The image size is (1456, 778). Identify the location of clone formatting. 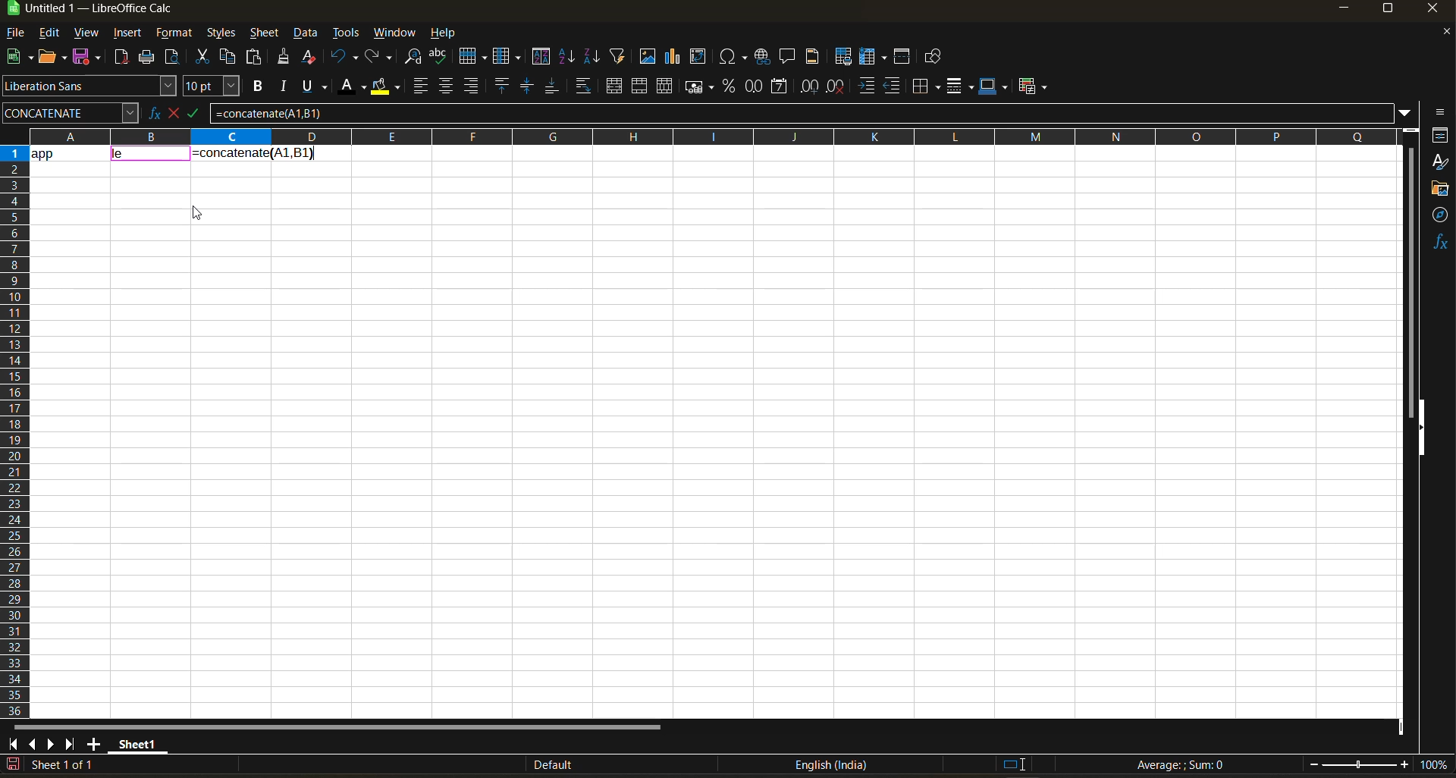
(284, 59).